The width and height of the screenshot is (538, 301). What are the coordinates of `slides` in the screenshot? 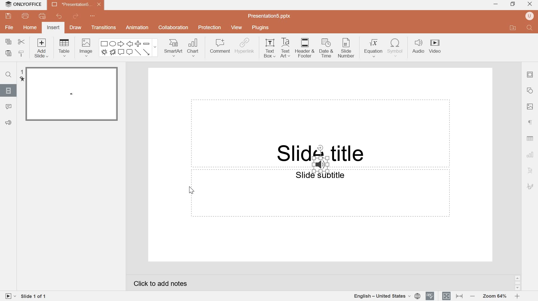 It's located at (8, 90).